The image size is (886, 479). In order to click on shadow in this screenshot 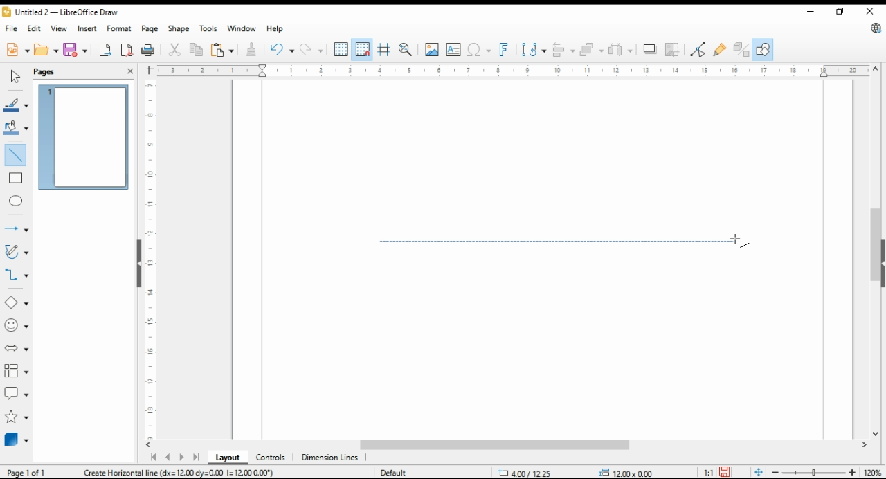, I will do `click(650, 49)`.